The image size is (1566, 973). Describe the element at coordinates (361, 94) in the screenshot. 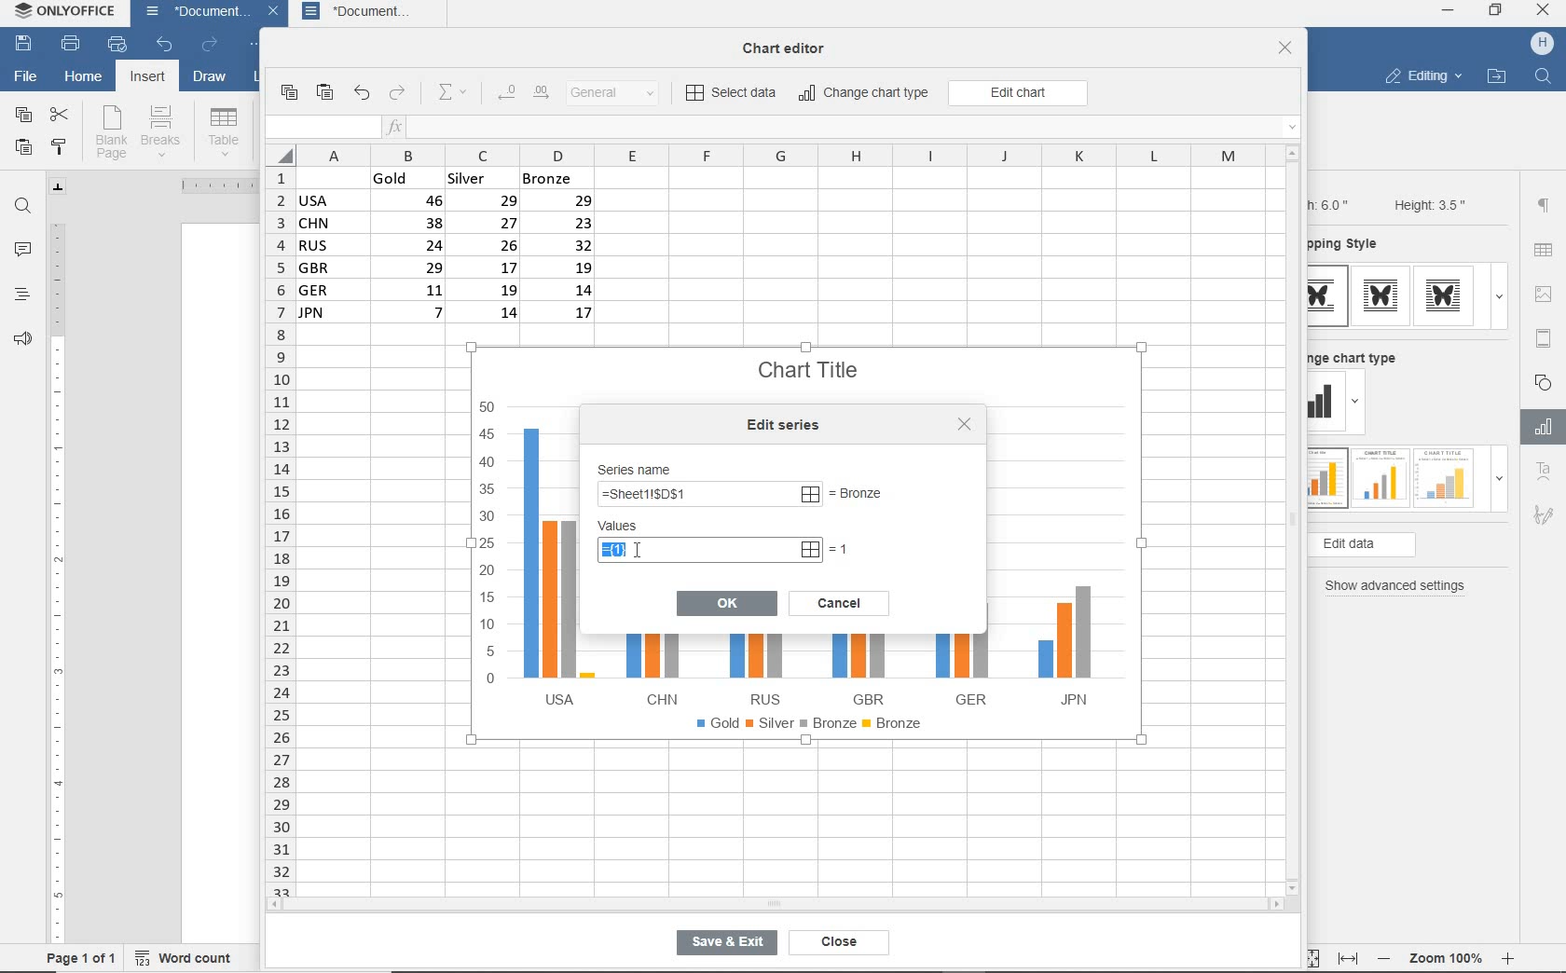

I see `undo` at that location.